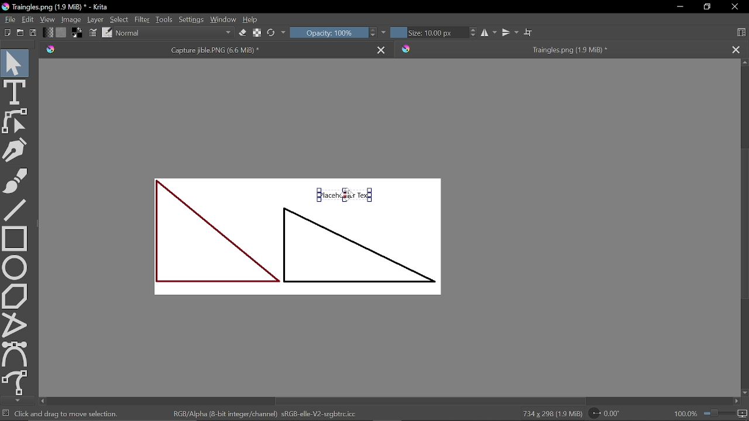 This screenshot has height=421, width=749. I want to click on Eraser, so click(242, 33).